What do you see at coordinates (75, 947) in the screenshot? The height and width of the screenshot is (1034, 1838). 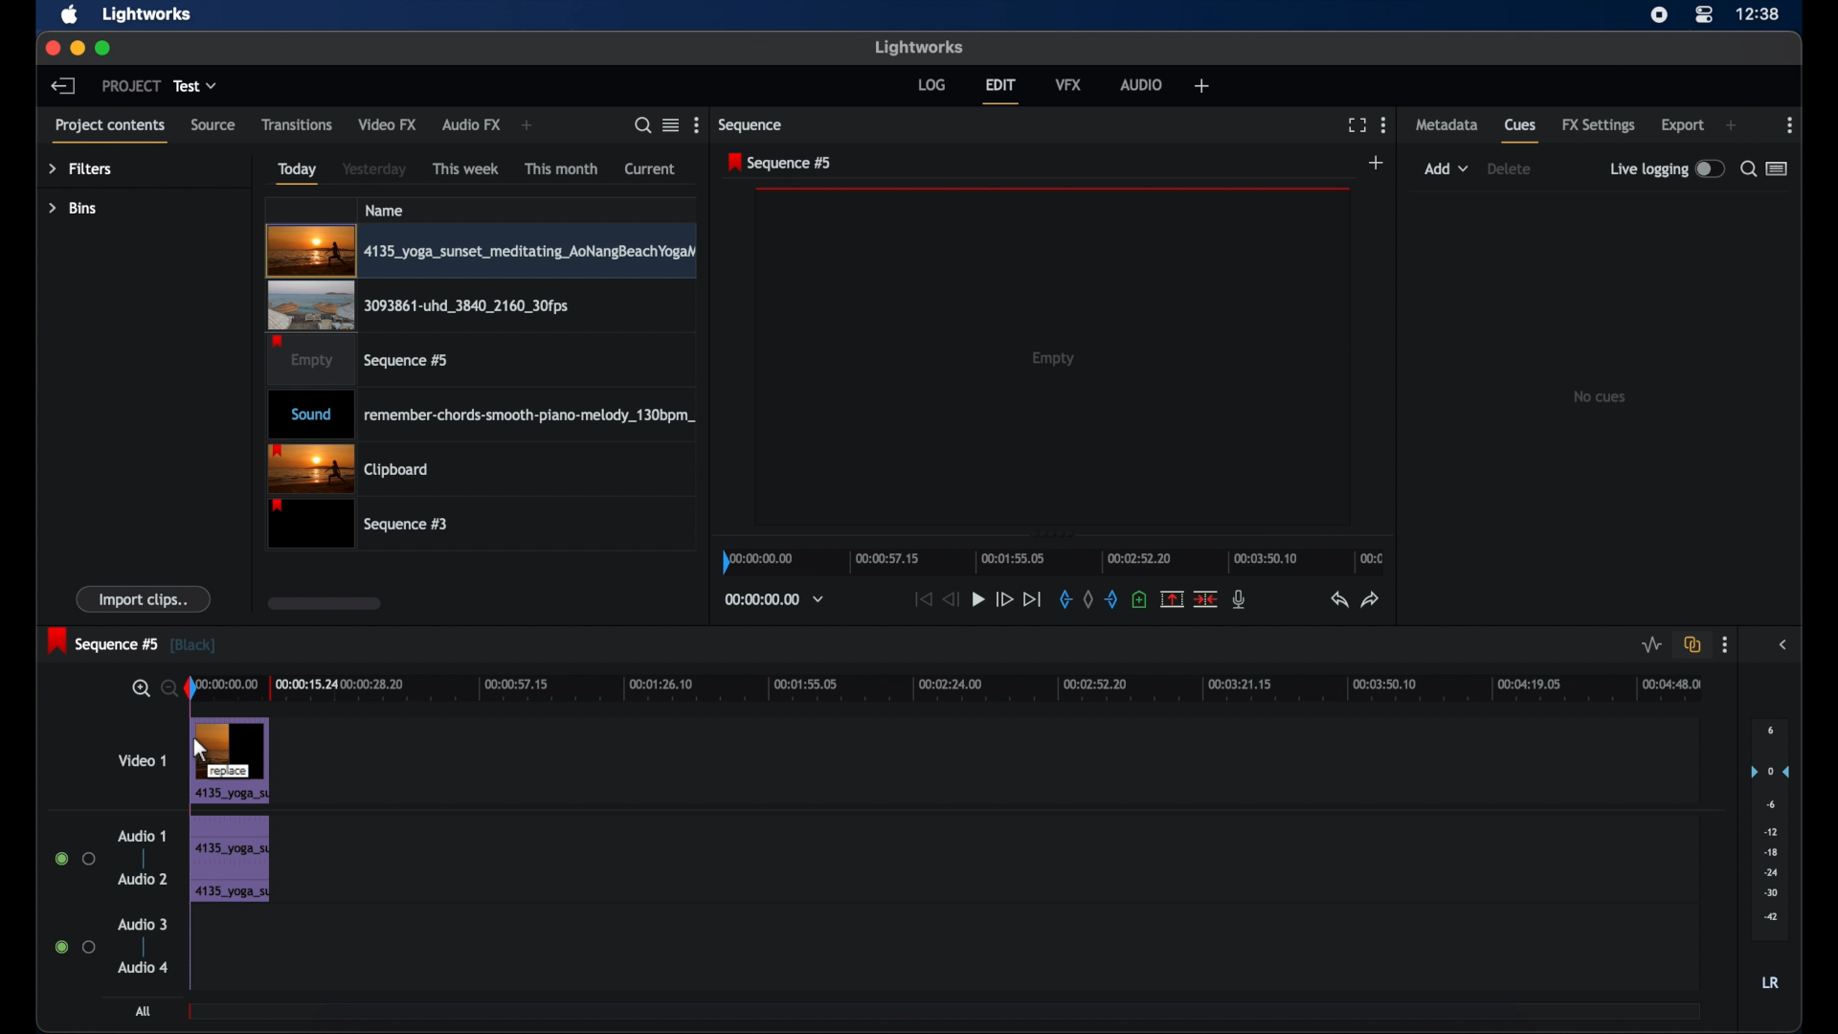 I see `radio button` at bounding box center [75, 947].